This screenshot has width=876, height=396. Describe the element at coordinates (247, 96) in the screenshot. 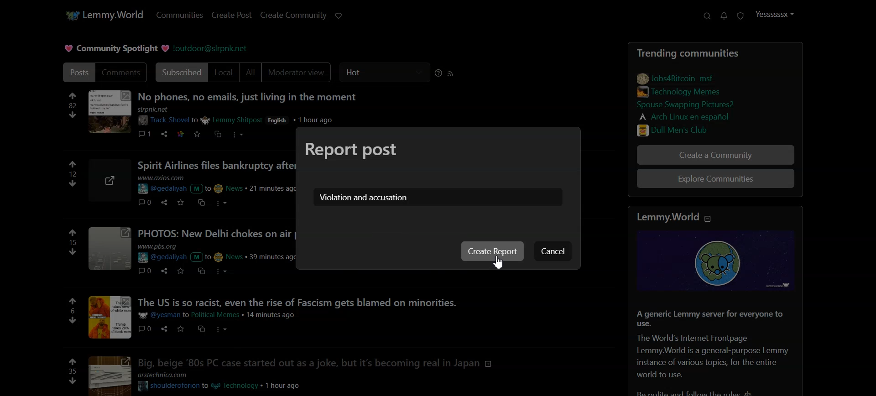

I see `Posts` at that location.